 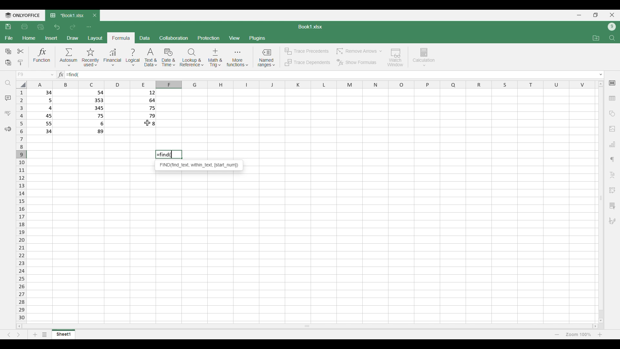 I want to click on Add sheet, so click(x=35, y=334).